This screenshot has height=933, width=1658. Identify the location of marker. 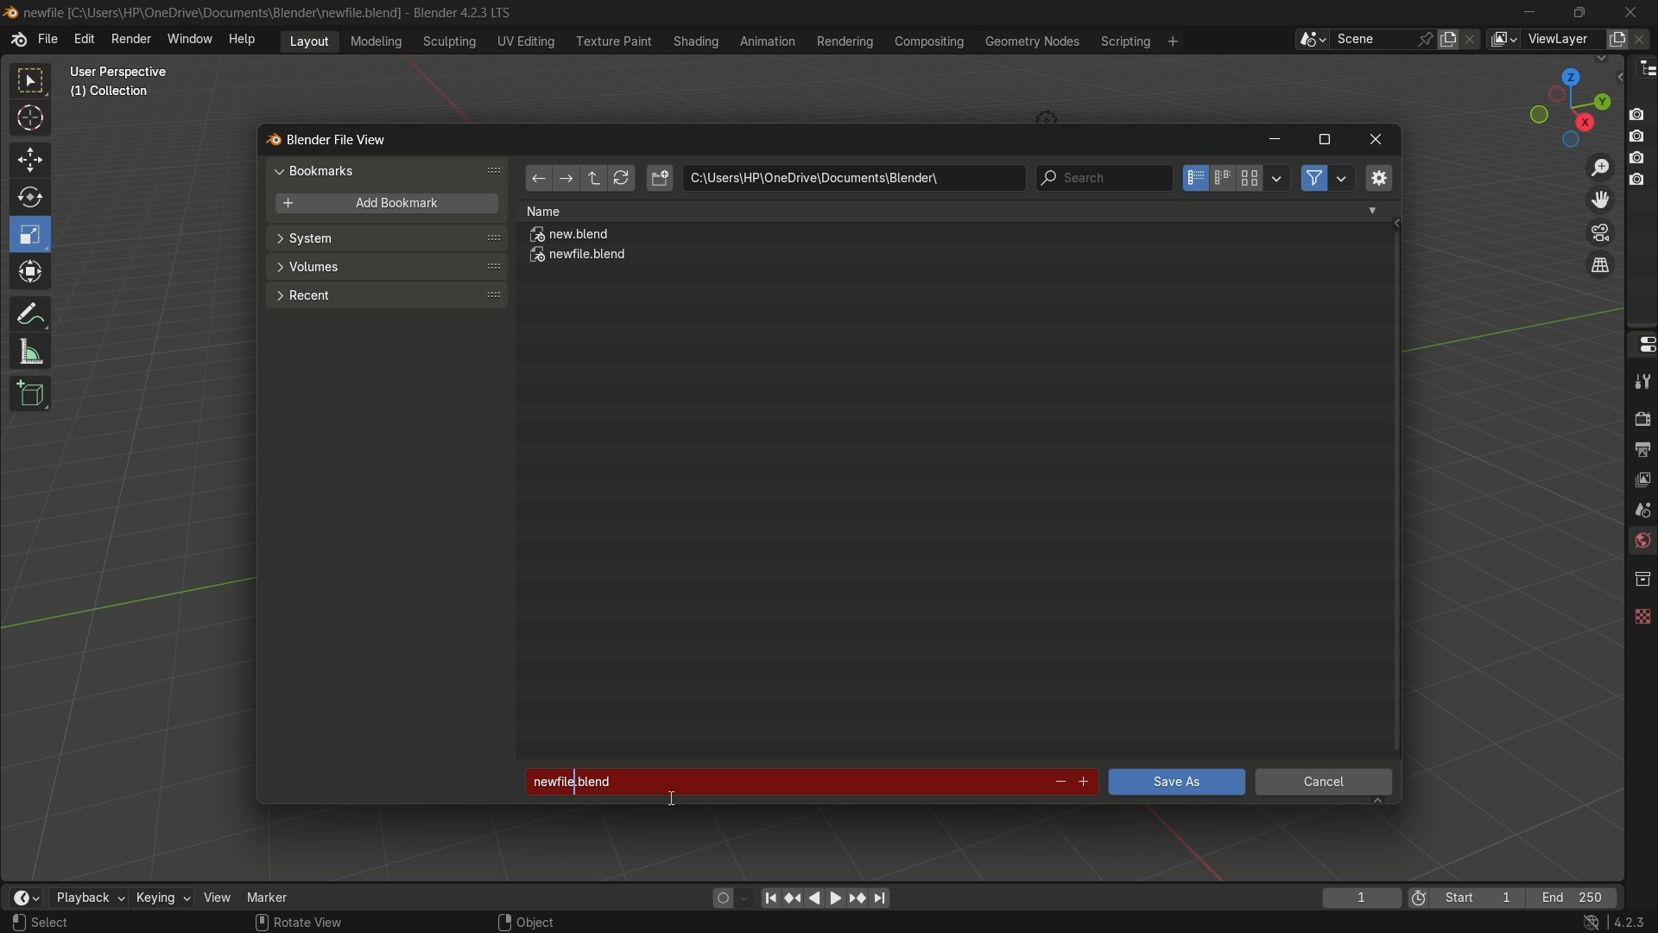
(281, 896).